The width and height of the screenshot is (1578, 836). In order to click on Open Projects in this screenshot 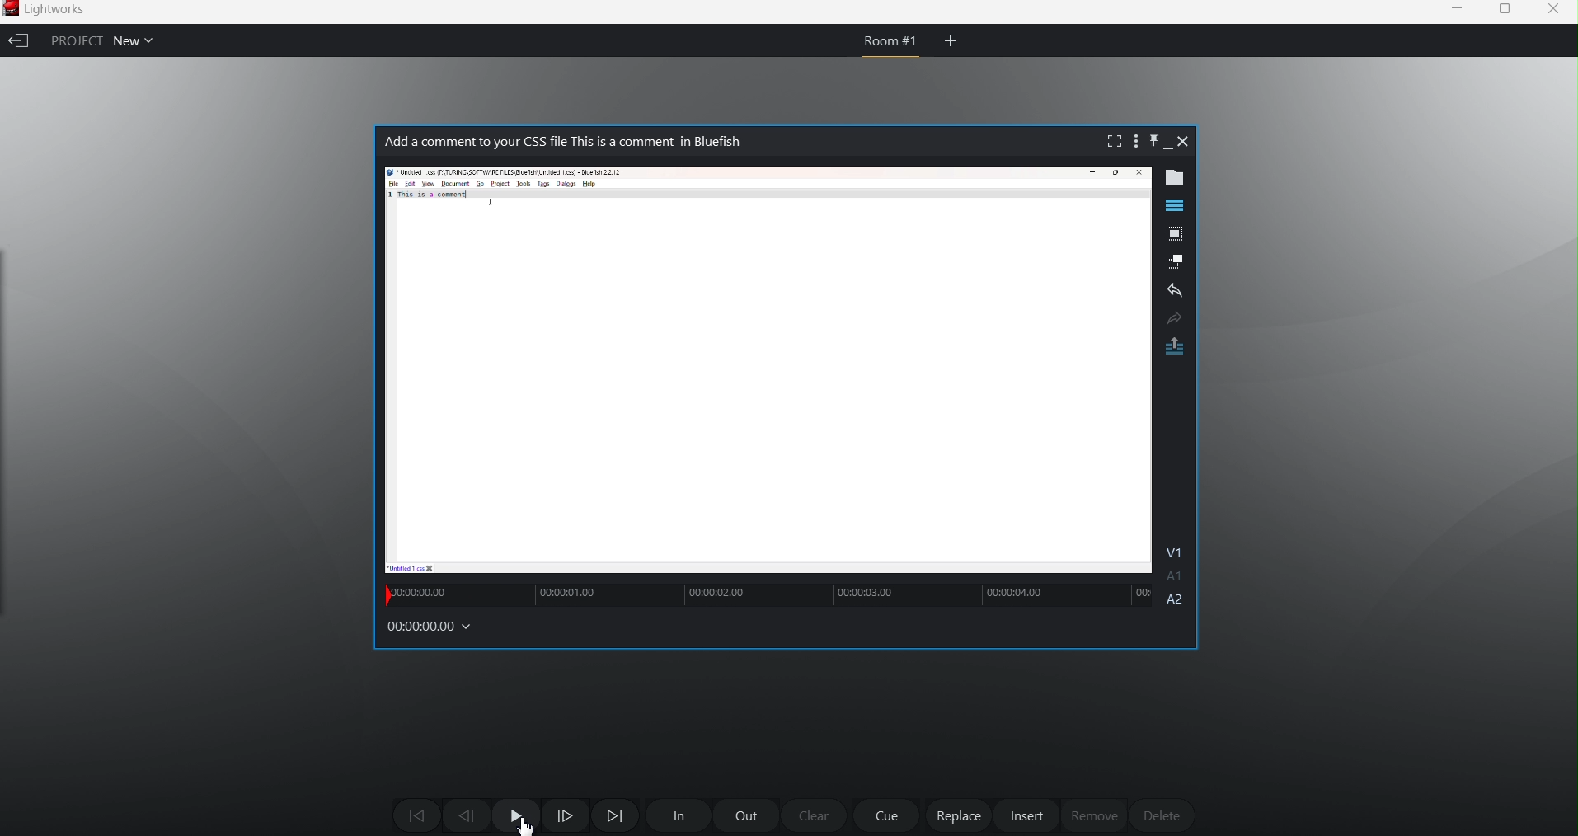, I will do `click(139, 40)`.